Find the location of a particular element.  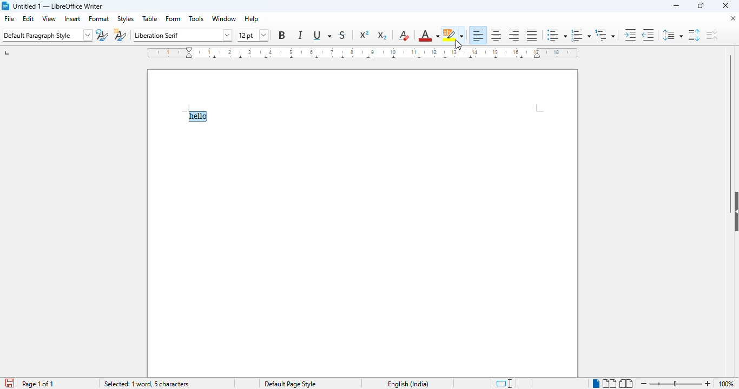

styles is located at coordinates (126, 19).